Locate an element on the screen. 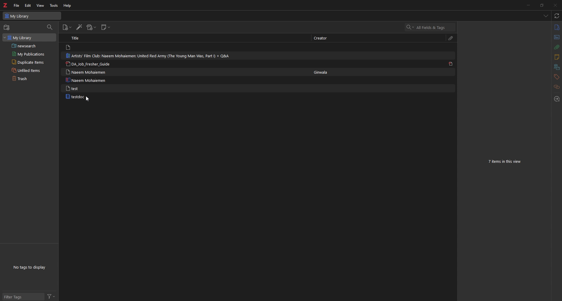  add attachment is located at coordinates (91, 27).